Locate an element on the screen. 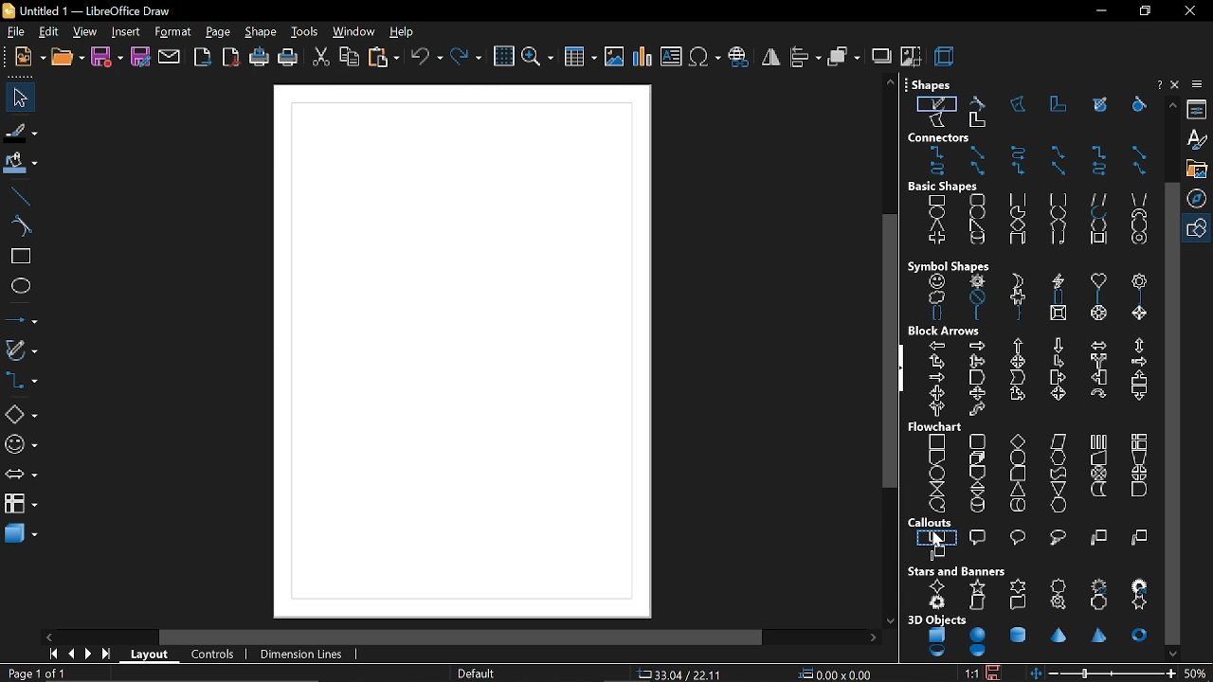  page is located at coordinates (216, 31).